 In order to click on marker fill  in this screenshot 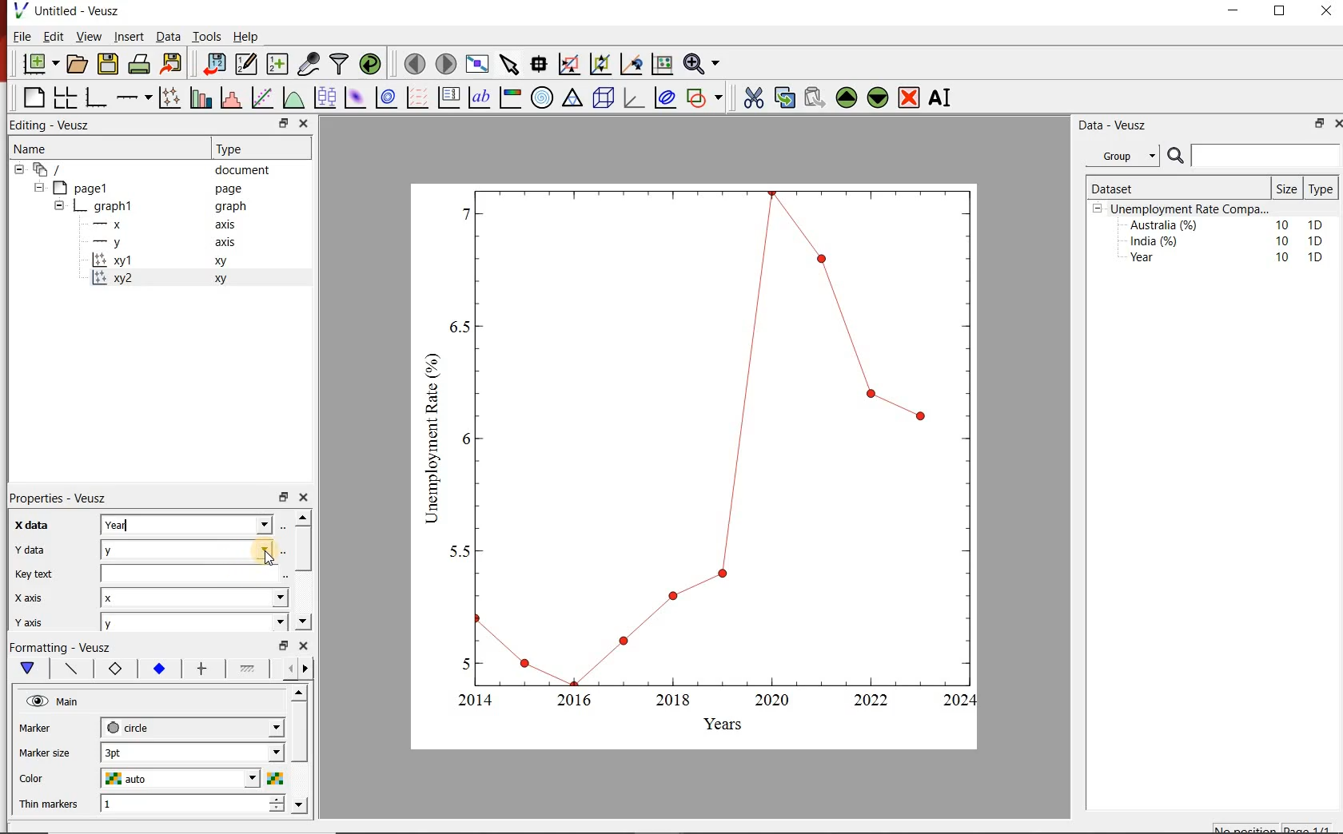, I will do `click(160, 669)`.